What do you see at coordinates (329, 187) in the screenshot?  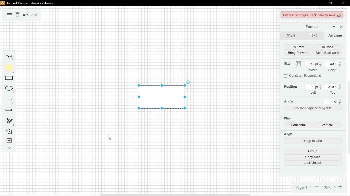 I see `zoom in` at bounding box center [329, 187].